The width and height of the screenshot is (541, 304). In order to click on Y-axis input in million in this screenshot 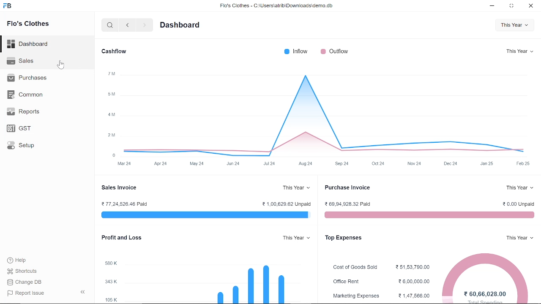, I will do `click(111, 113)`.